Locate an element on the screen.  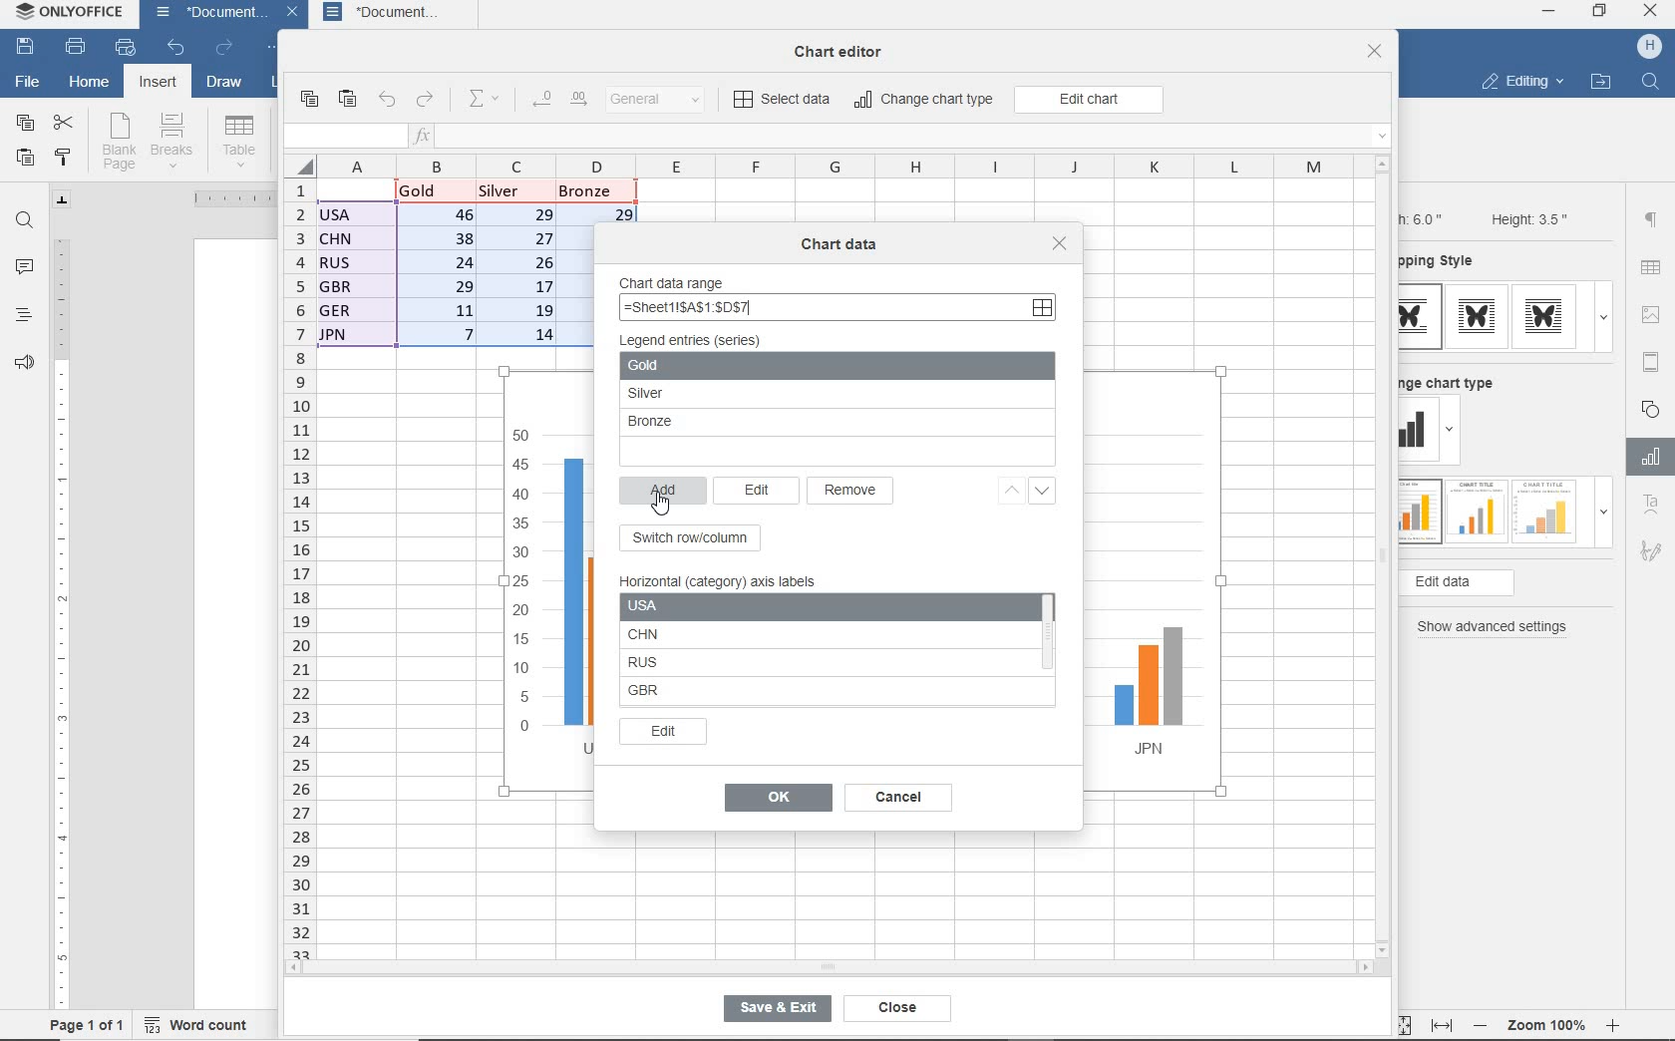
close is located at coordinates (1652, 13).